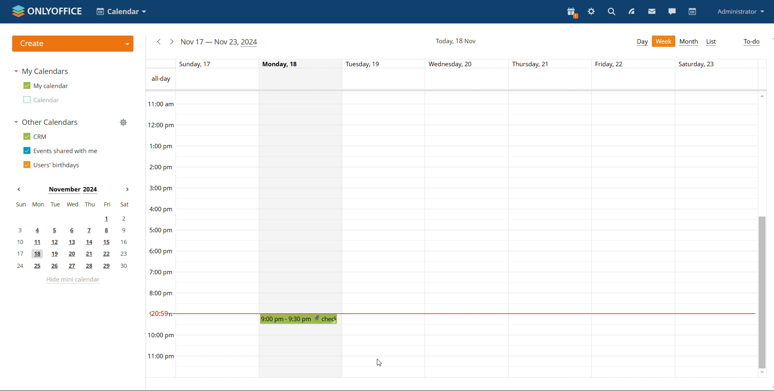  What do you see at coordinates (72, 280) in the screenshot?
I see `hide mini calendar` at bounding box center [72, 280].